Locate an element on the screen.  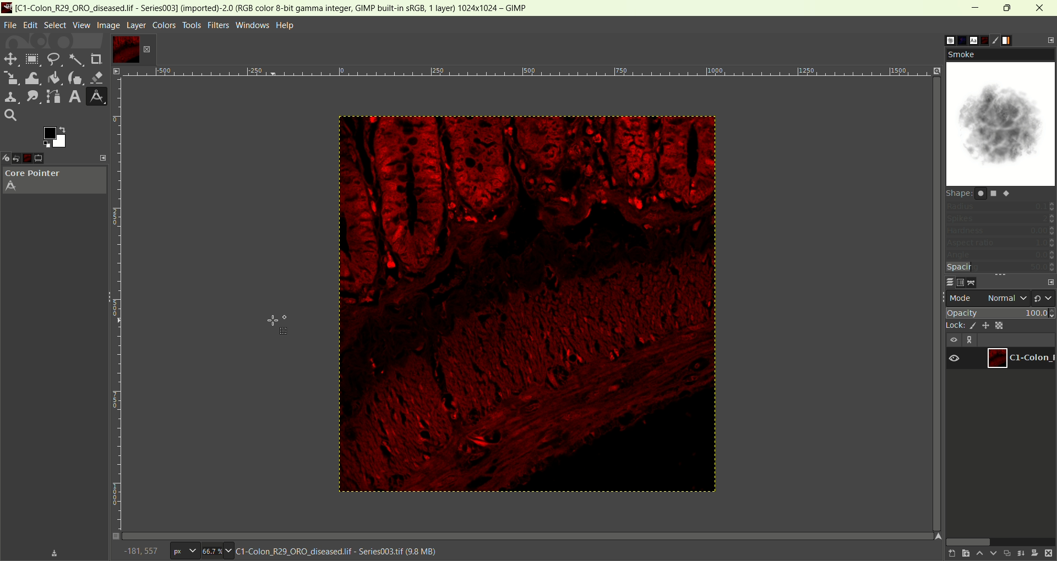
eraser tool is located at coordinates (99, 76).